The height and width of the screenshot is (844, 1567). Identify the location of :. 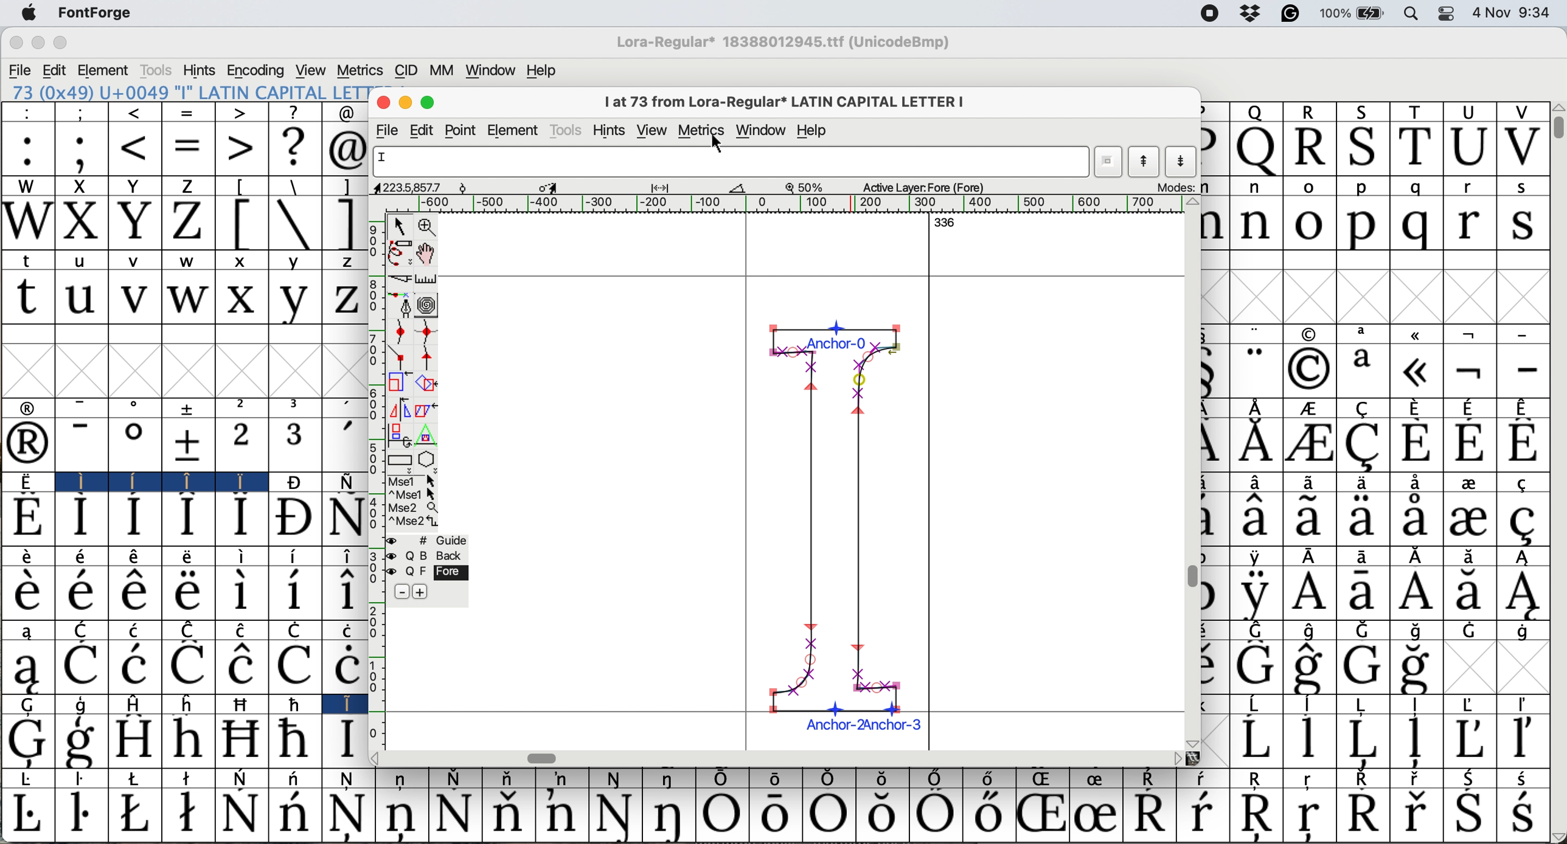
(27, 149).